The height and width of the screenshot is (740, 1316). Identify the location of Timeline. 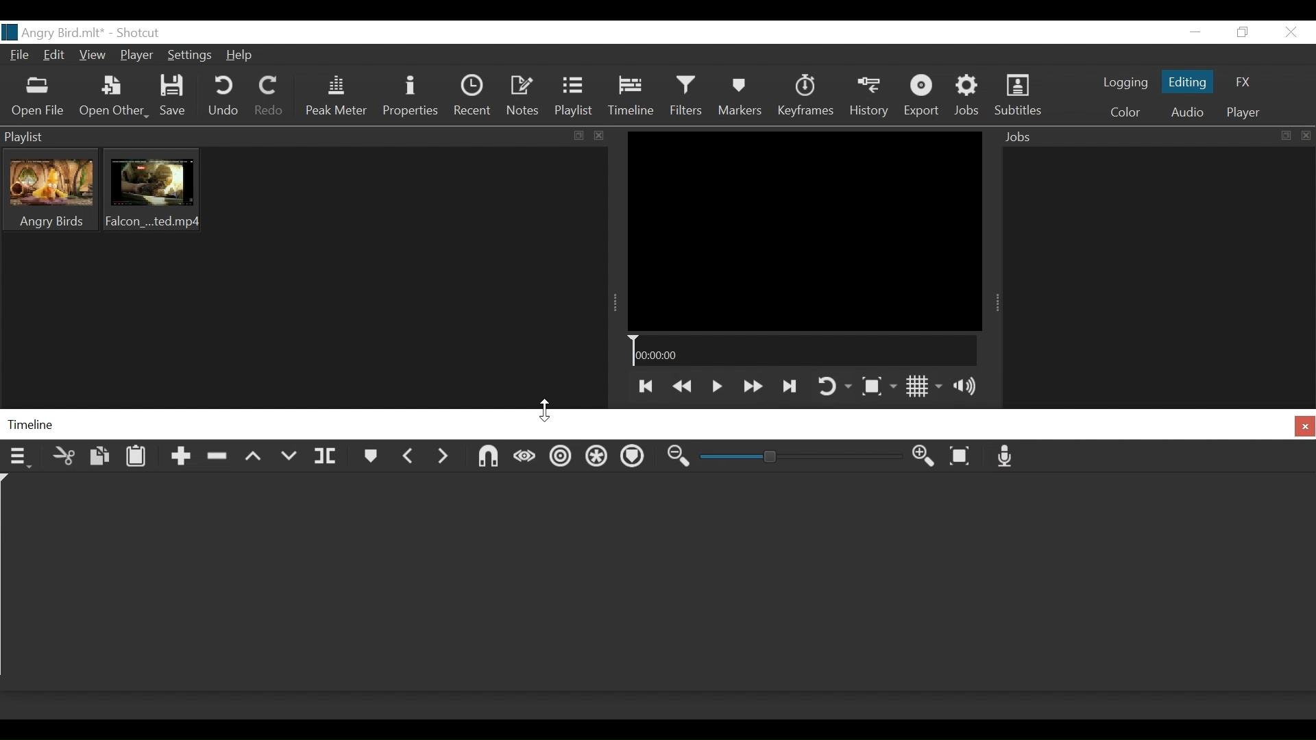
(634, 98).